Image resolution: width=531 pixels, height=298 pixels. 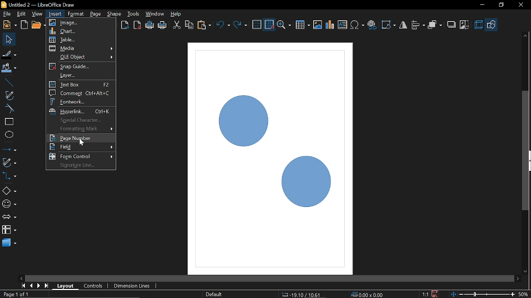 What do you see at coordinates (270, 279) in the screenshot?
I see `Horizontal scrollbar` at bounding box center [270, 279].